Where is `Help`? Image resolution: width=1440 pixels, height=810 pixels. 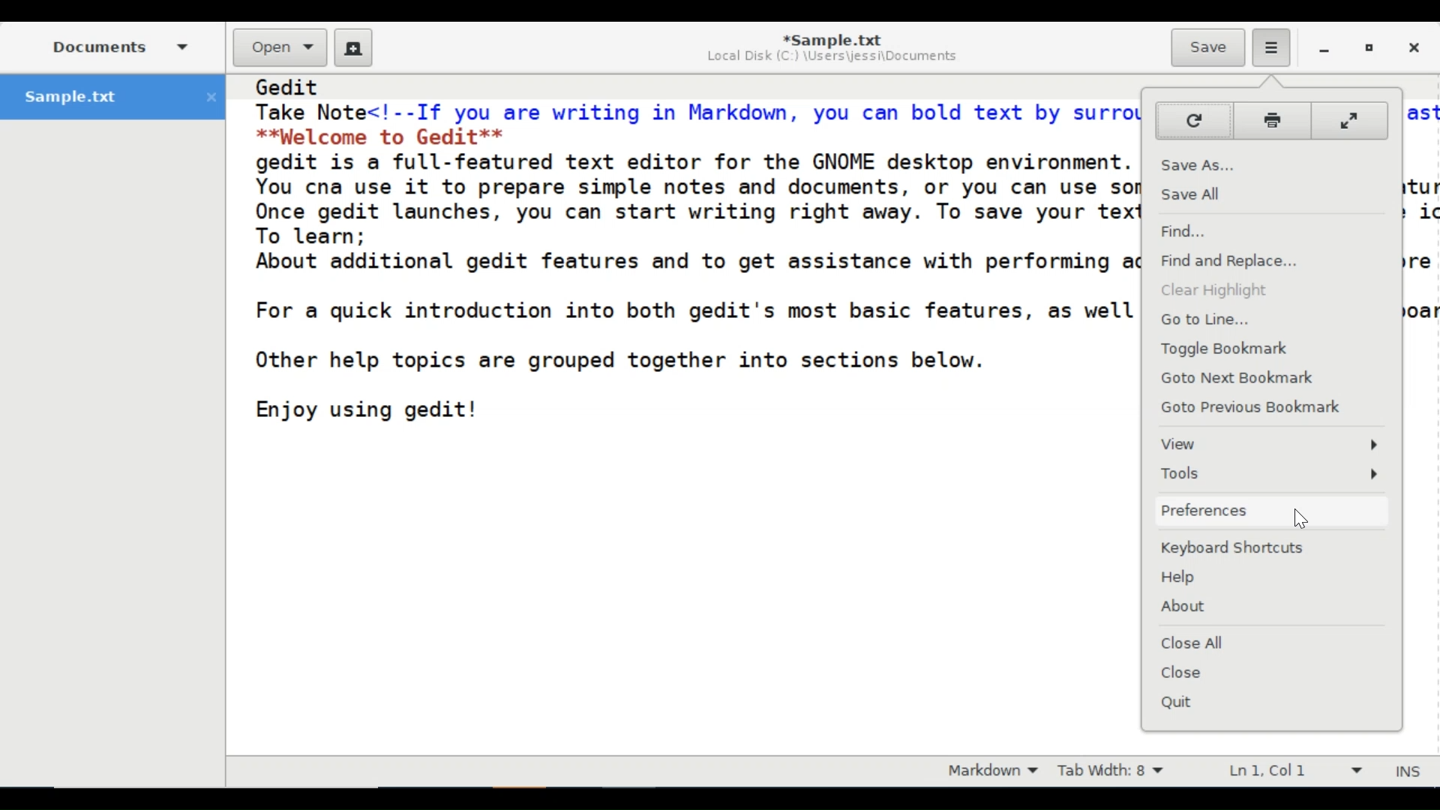 Help is located at coordinates (1183, 577).